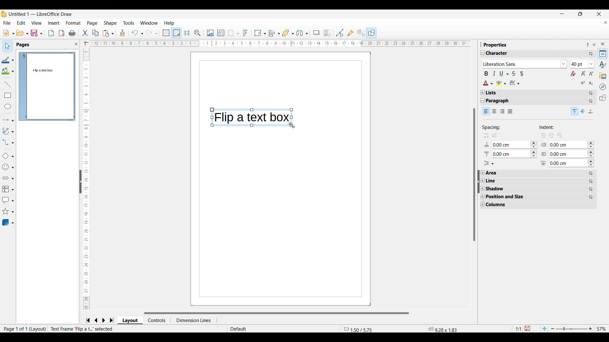  I want to click on Shape menu, so click(110, 23).